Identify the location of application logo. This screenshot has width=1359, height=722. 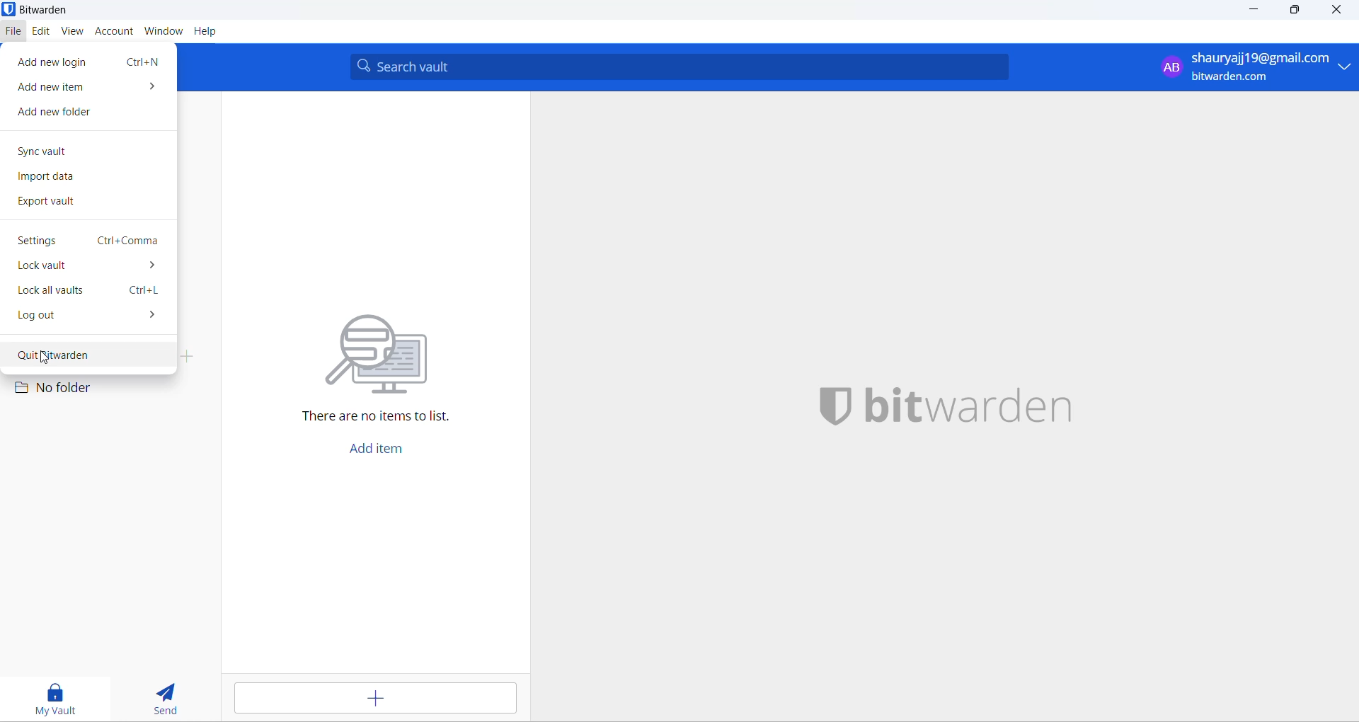
(9, 10).